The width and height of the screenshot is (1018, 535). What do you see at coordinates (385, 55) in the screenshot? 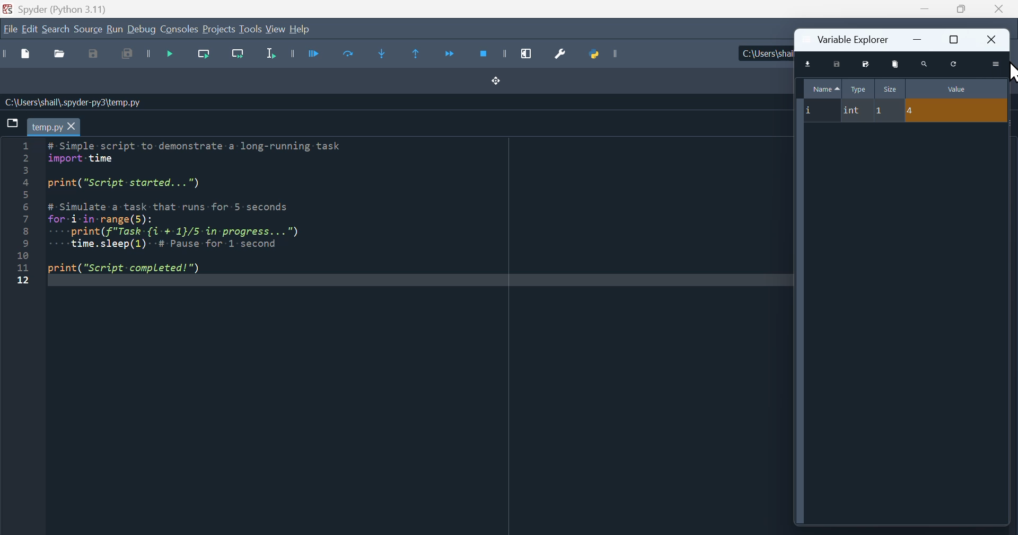
I see `Step into function` at bounding box center [385, 55].